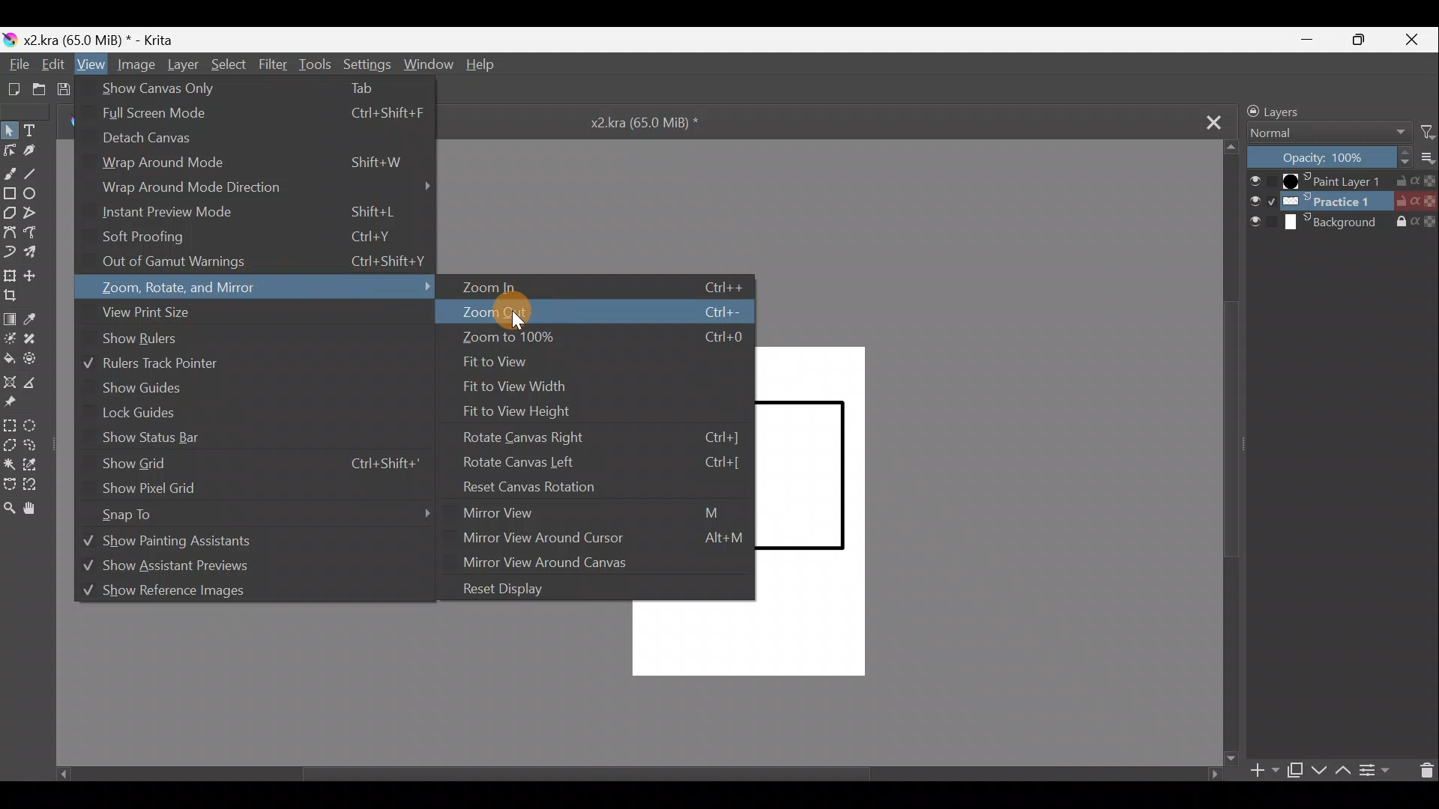 The width and height of the screenshot is (1439, 809). Describe the element at coordinates (37, 251) in the screenshot. I see `Multibrush tool` at that location.